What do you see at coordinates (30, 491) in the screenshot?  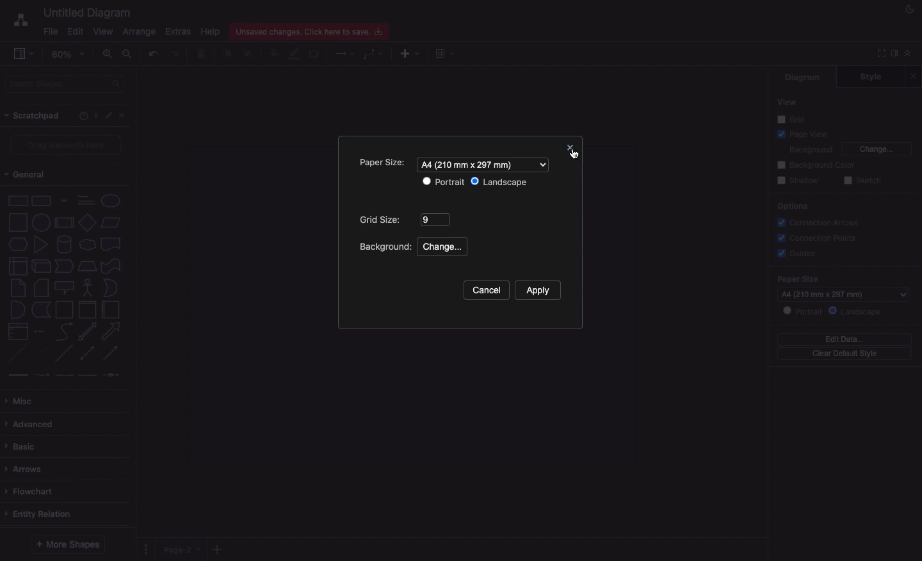 I see `Flowchart` at bounding box center [30, 491].